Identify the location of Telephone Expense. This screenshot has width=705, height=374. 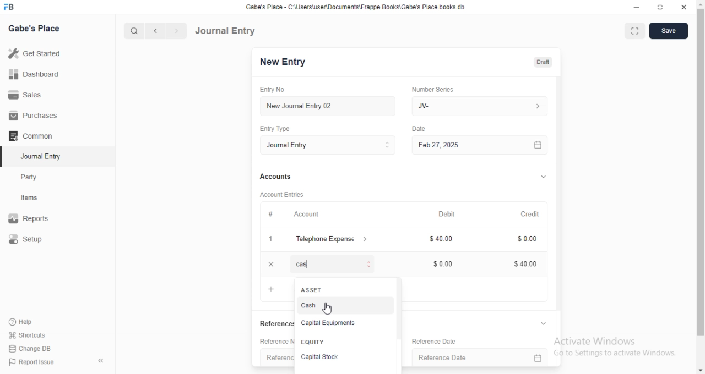
(337, 238).